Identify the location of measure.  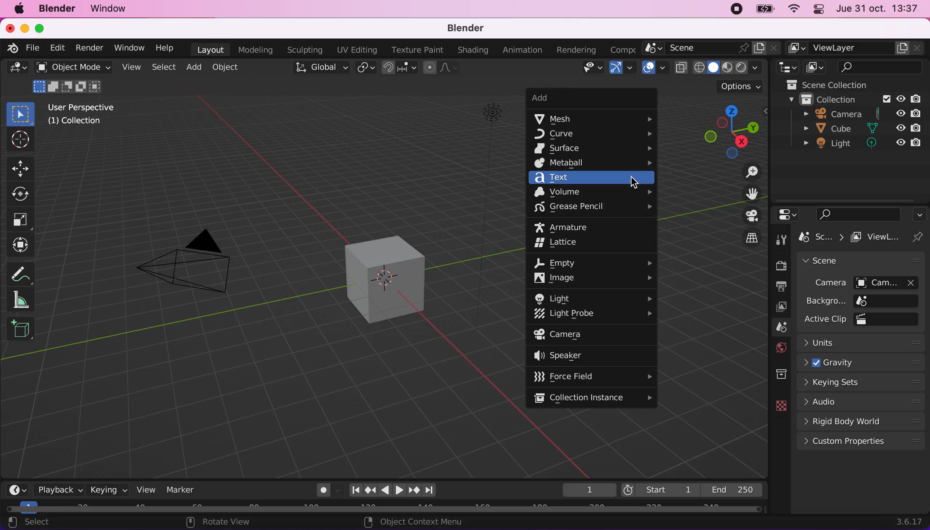
(24, 301).